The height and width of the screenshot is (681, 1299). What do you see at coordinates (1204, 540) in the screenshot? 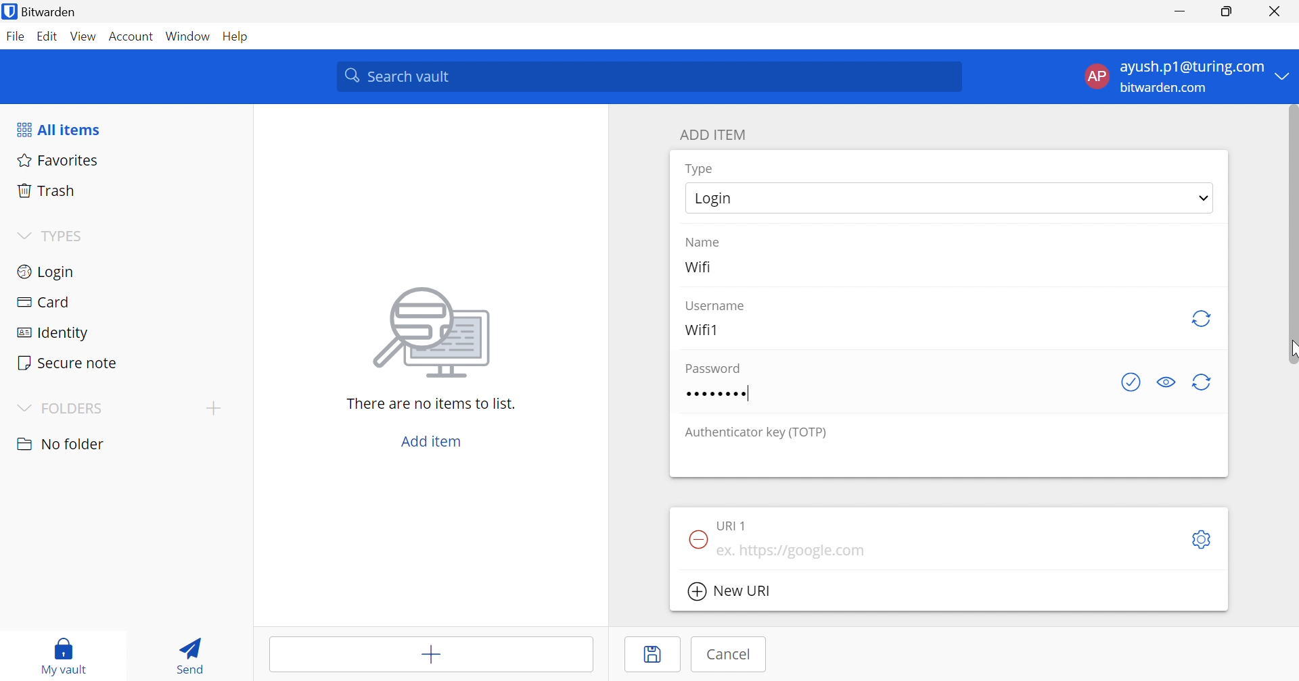
I see `Settings` at bounding box center [1204, 540].